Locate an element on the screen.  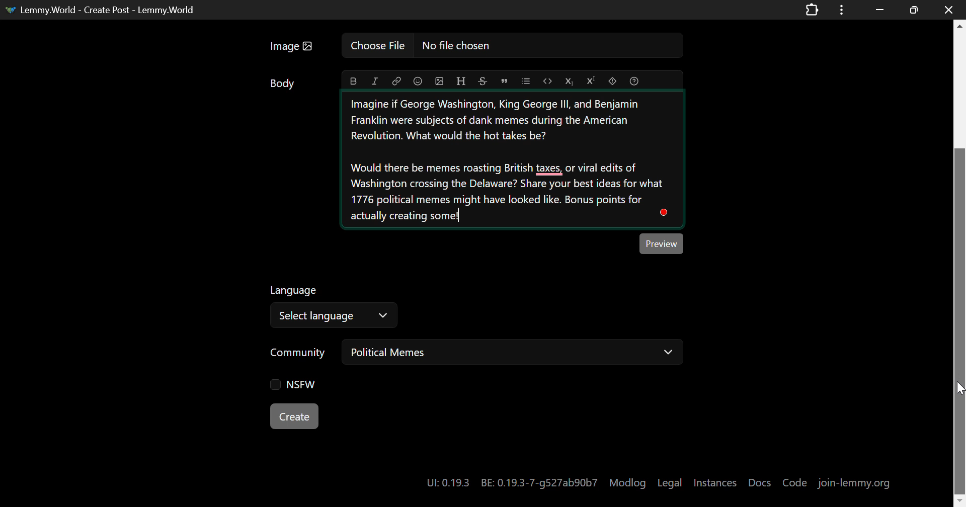
join-lemmy.org is located at coordinates (853, 483).